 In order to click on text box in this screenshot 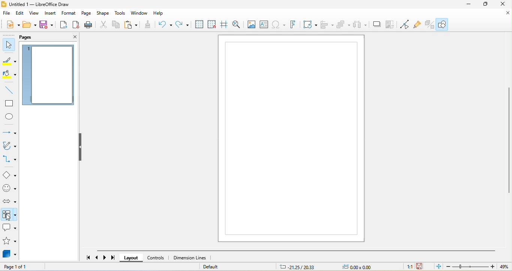, I will do `click(264, 24)`.